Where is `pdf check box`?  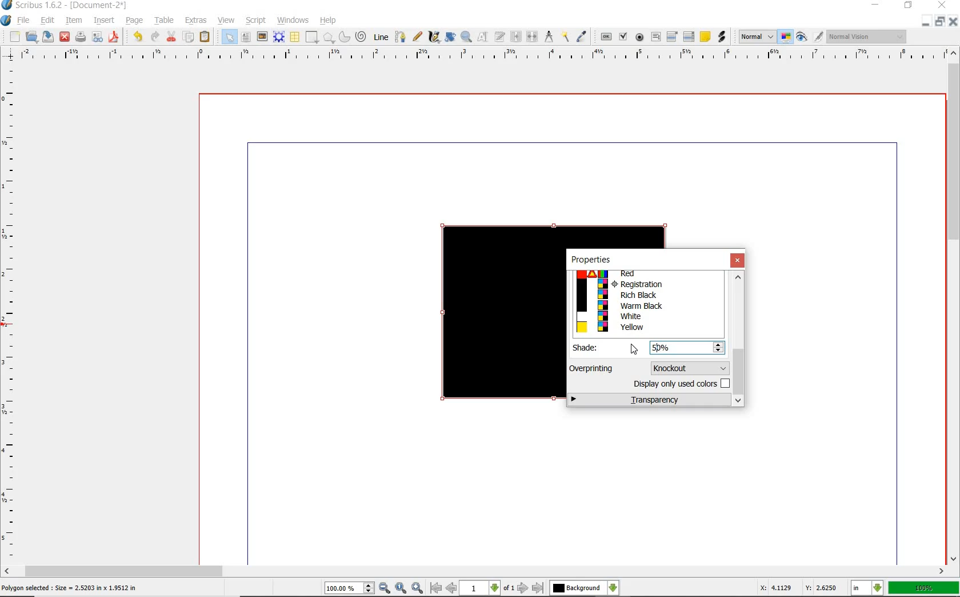 pdf check box is located at coordinates (623, 37).